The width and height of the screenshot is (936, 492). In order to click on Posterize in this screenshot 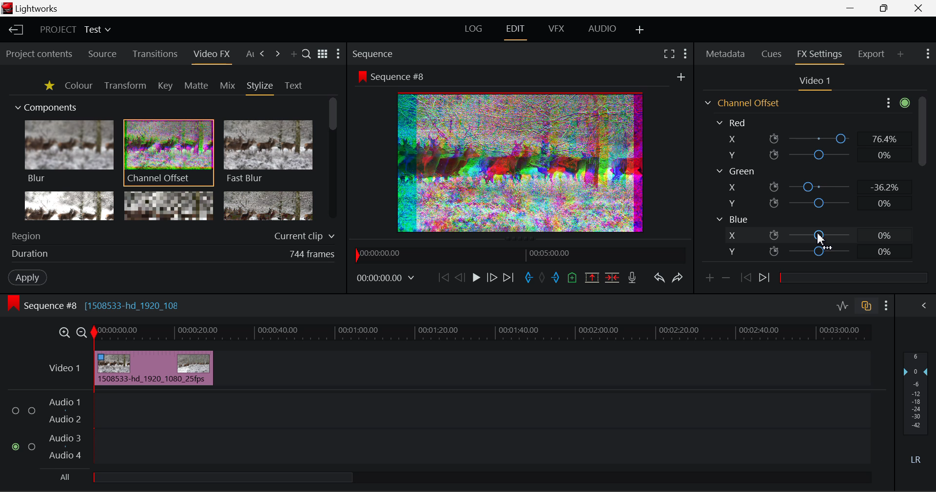, I will do `click(268, 205)`.